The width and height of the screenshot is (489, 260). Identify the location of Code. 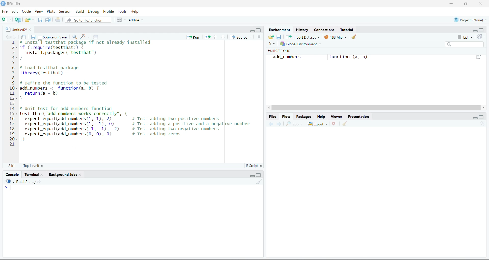
(26, 11).